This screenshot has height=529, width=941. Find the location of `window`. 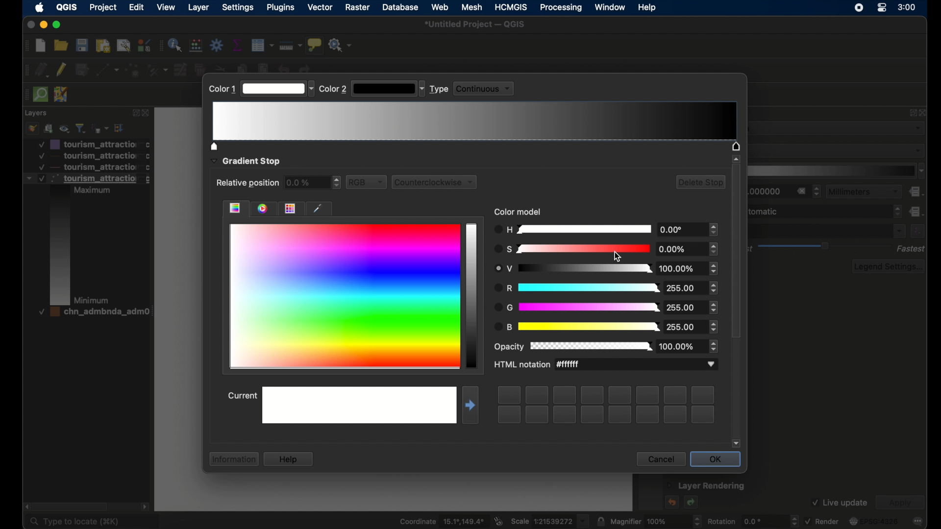

window is located at coordinates (610, 7).